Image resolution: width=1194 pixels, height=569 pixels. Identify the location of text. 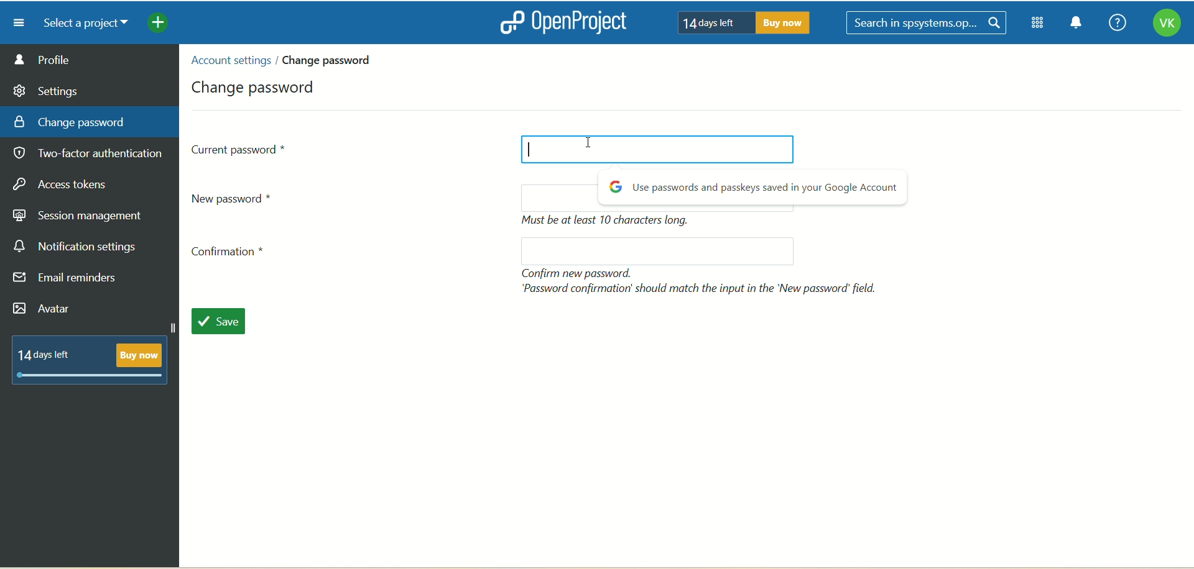
(95, 358).